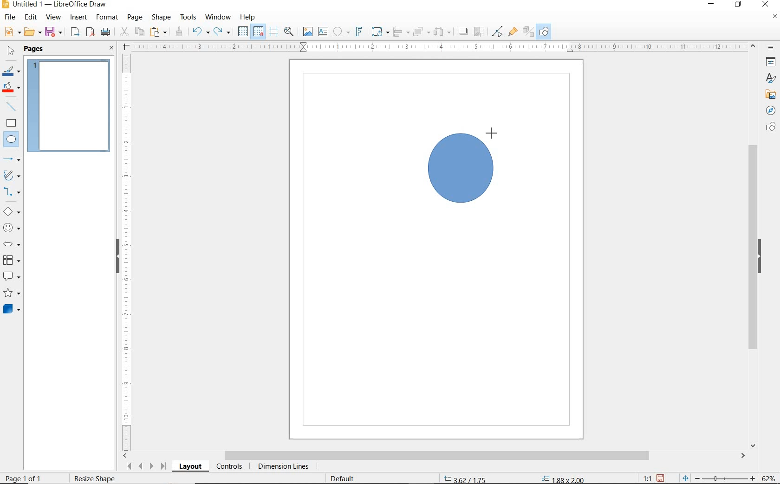 This screenshot has height=484, width=780. Describe the element at coordinates (12, 294) in the screenshot. I see `STARS AND BANNERS` at that location.